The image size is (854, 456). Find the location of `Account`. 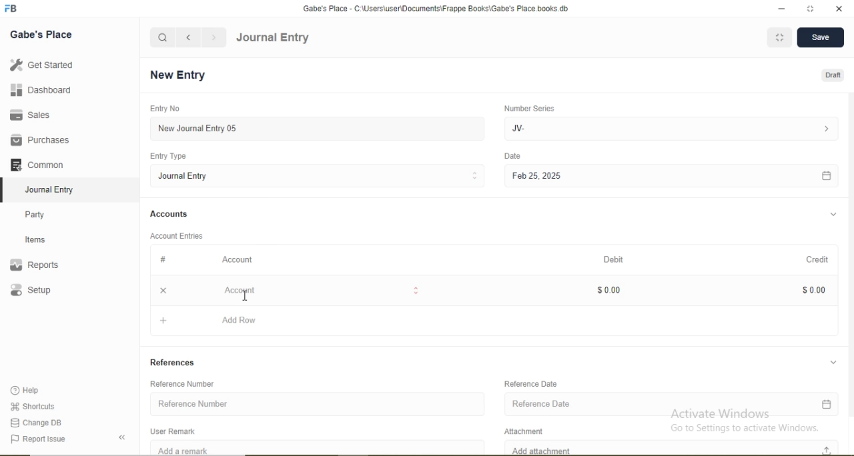

Account is located at coordinates (238, 259).